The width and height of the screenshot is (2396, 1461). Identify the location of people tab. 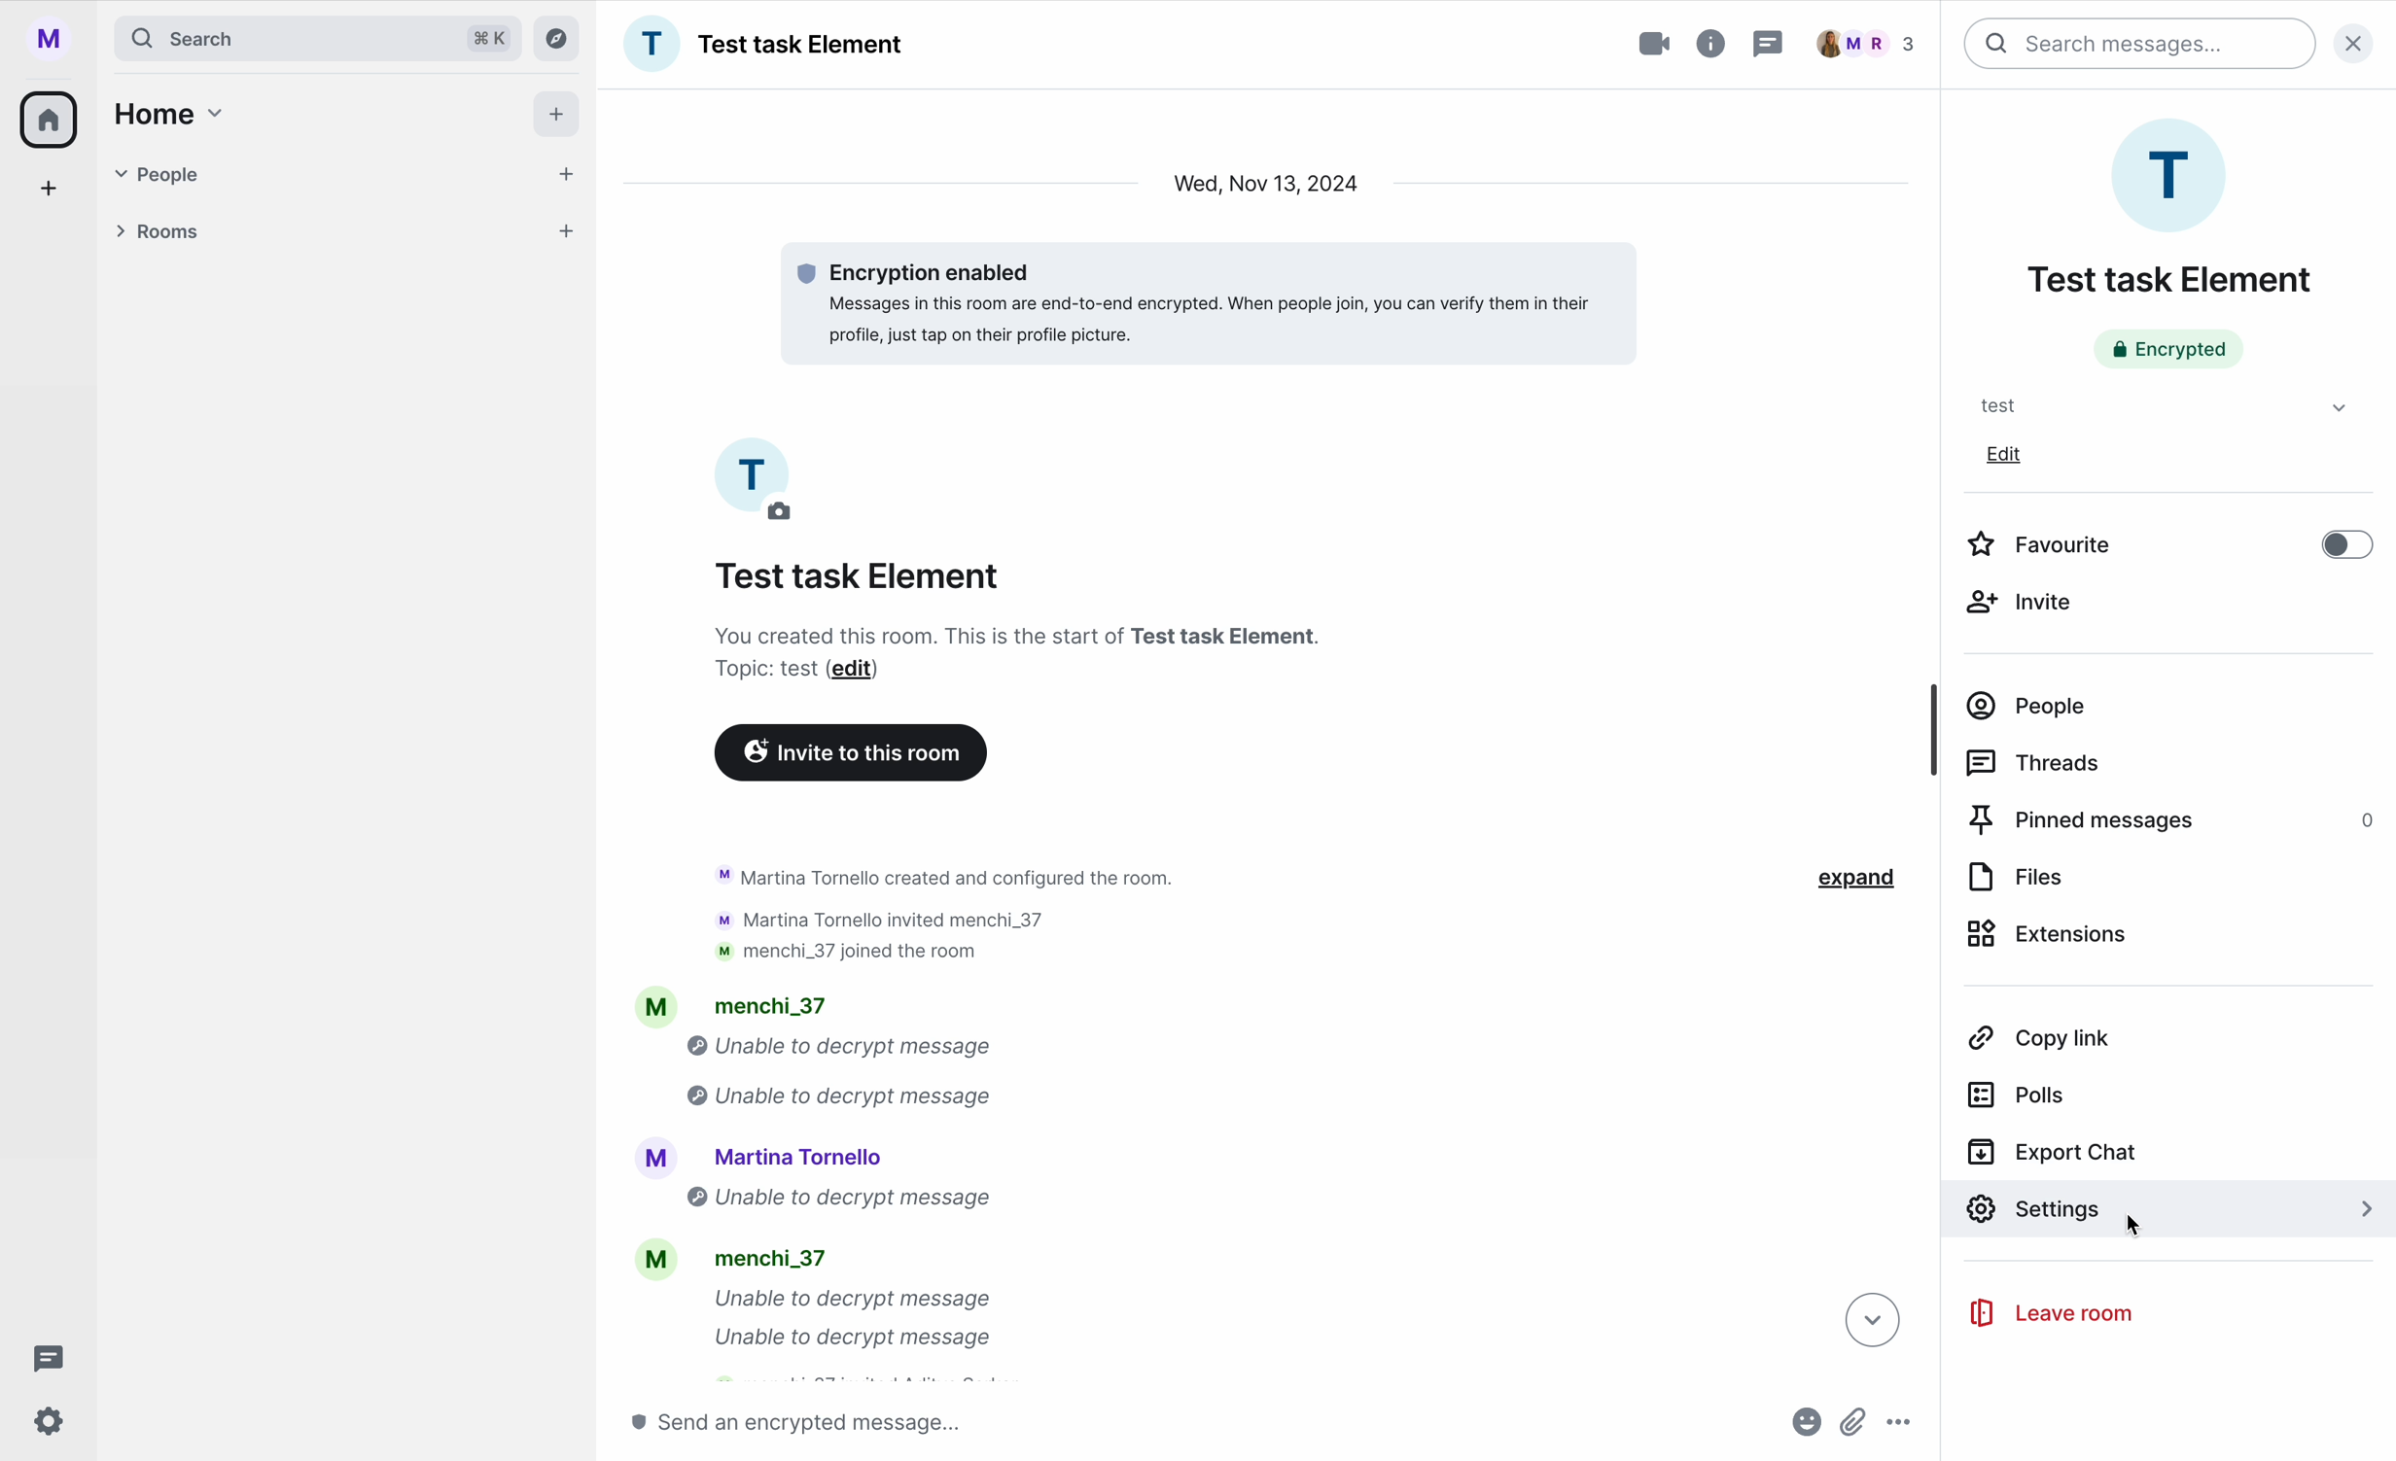
(353, 175).